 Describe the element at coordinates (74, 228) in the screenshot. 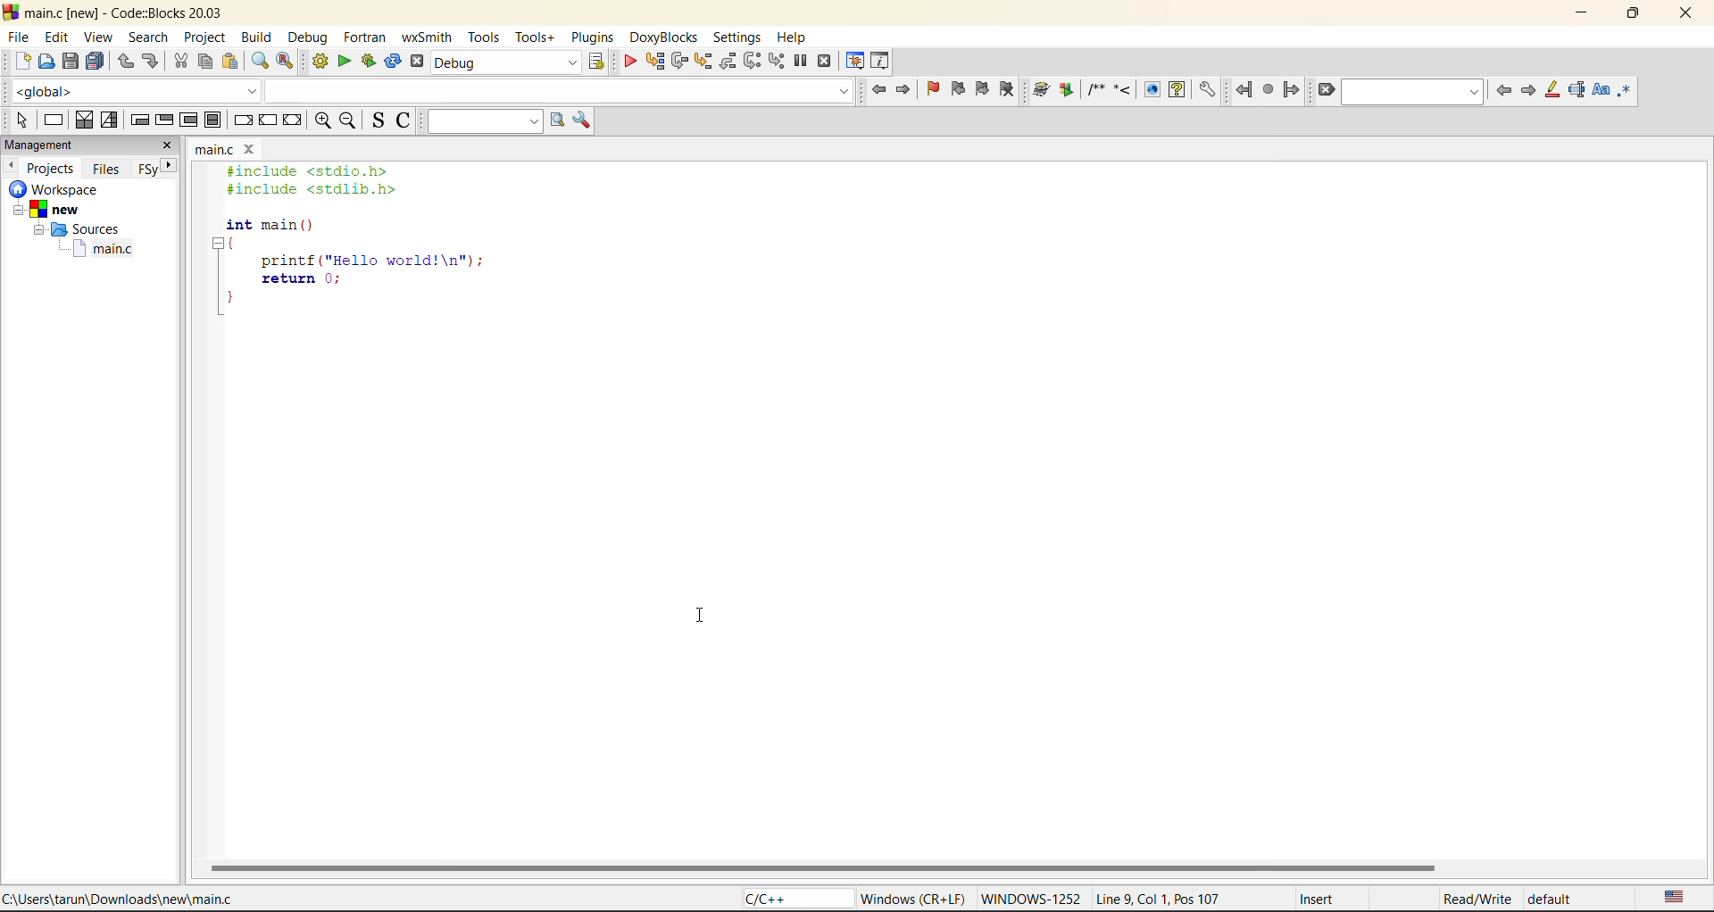

I see `Sources` at that location.